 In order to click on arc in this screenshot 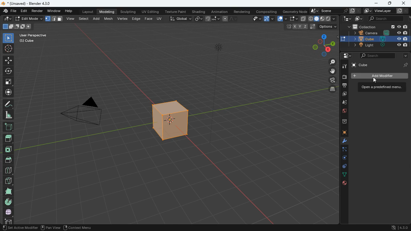, I will do `click(268, 19)`.